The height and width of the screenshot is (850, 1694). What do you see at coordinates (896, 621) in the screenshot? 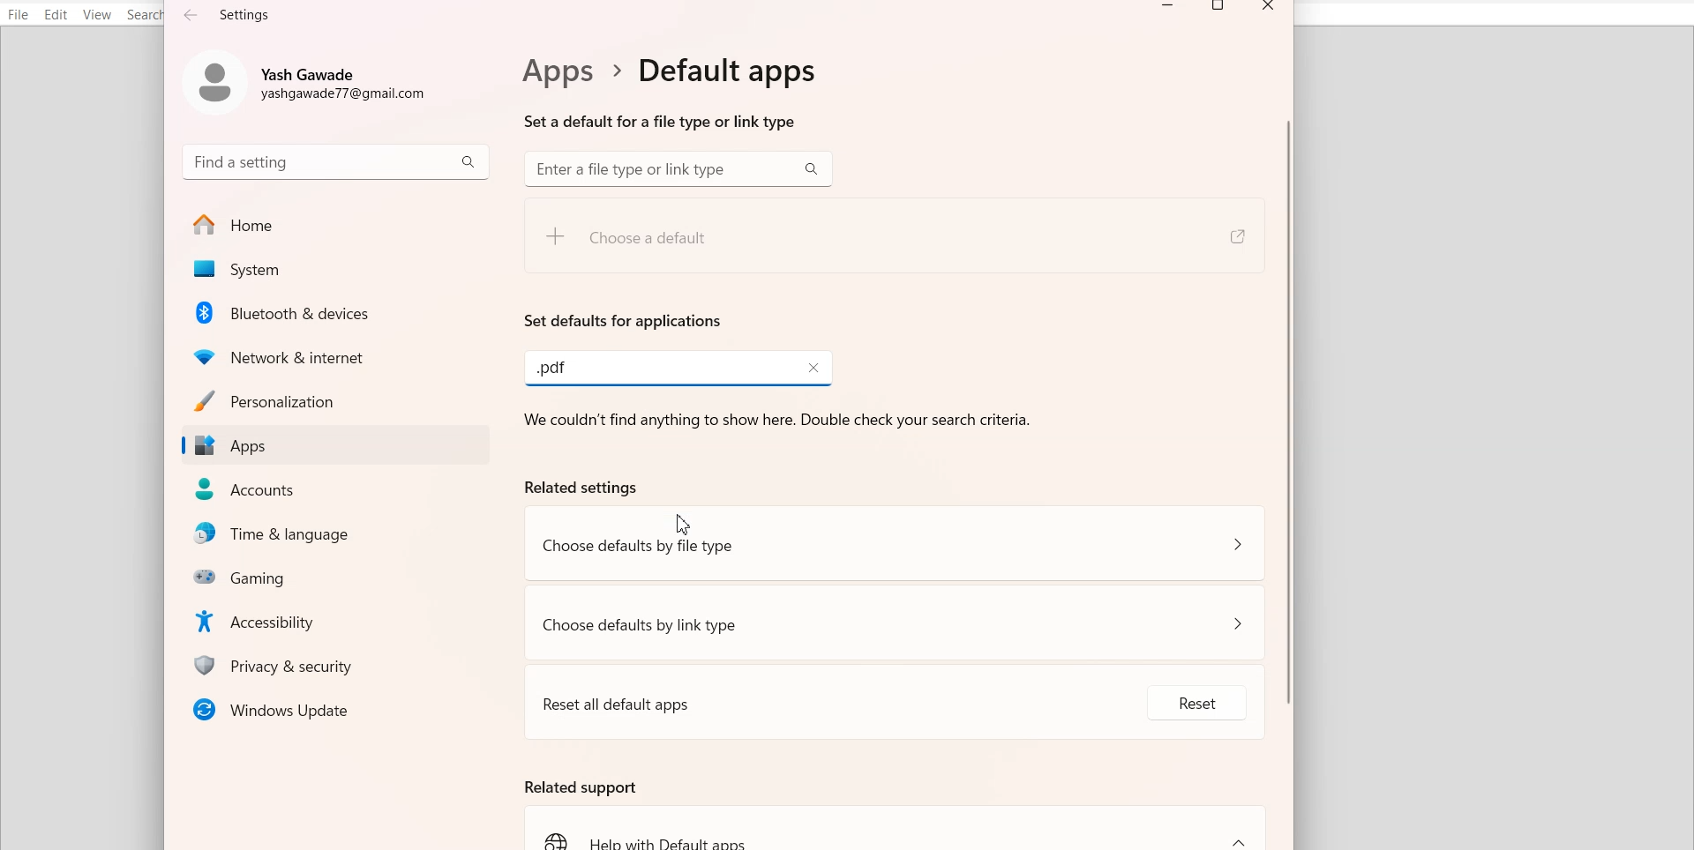
I see `Choose default by link type` at bounding box center [896, 621].